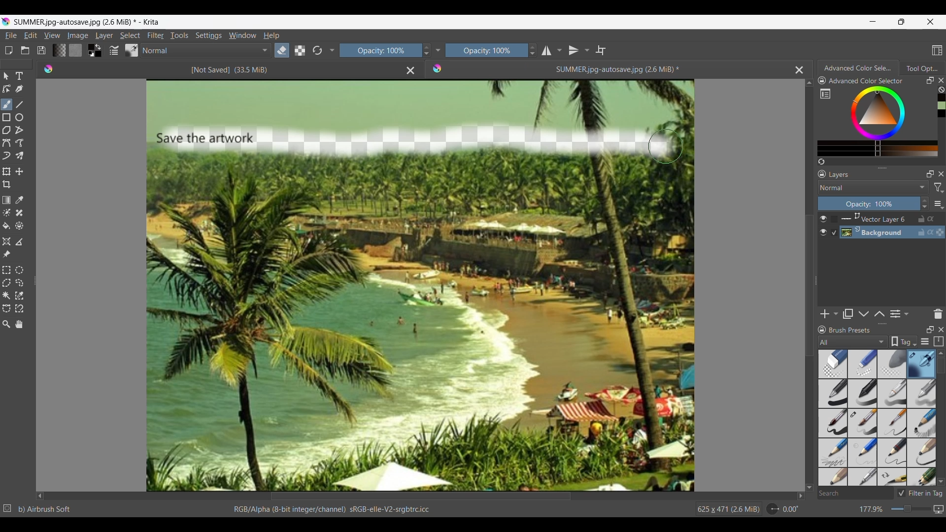 Image resolution: width=946 pixels, height=532 pixels. Describe the element at coordinates (19, 324) in the screenshot. I see `Pan tool` at that location.